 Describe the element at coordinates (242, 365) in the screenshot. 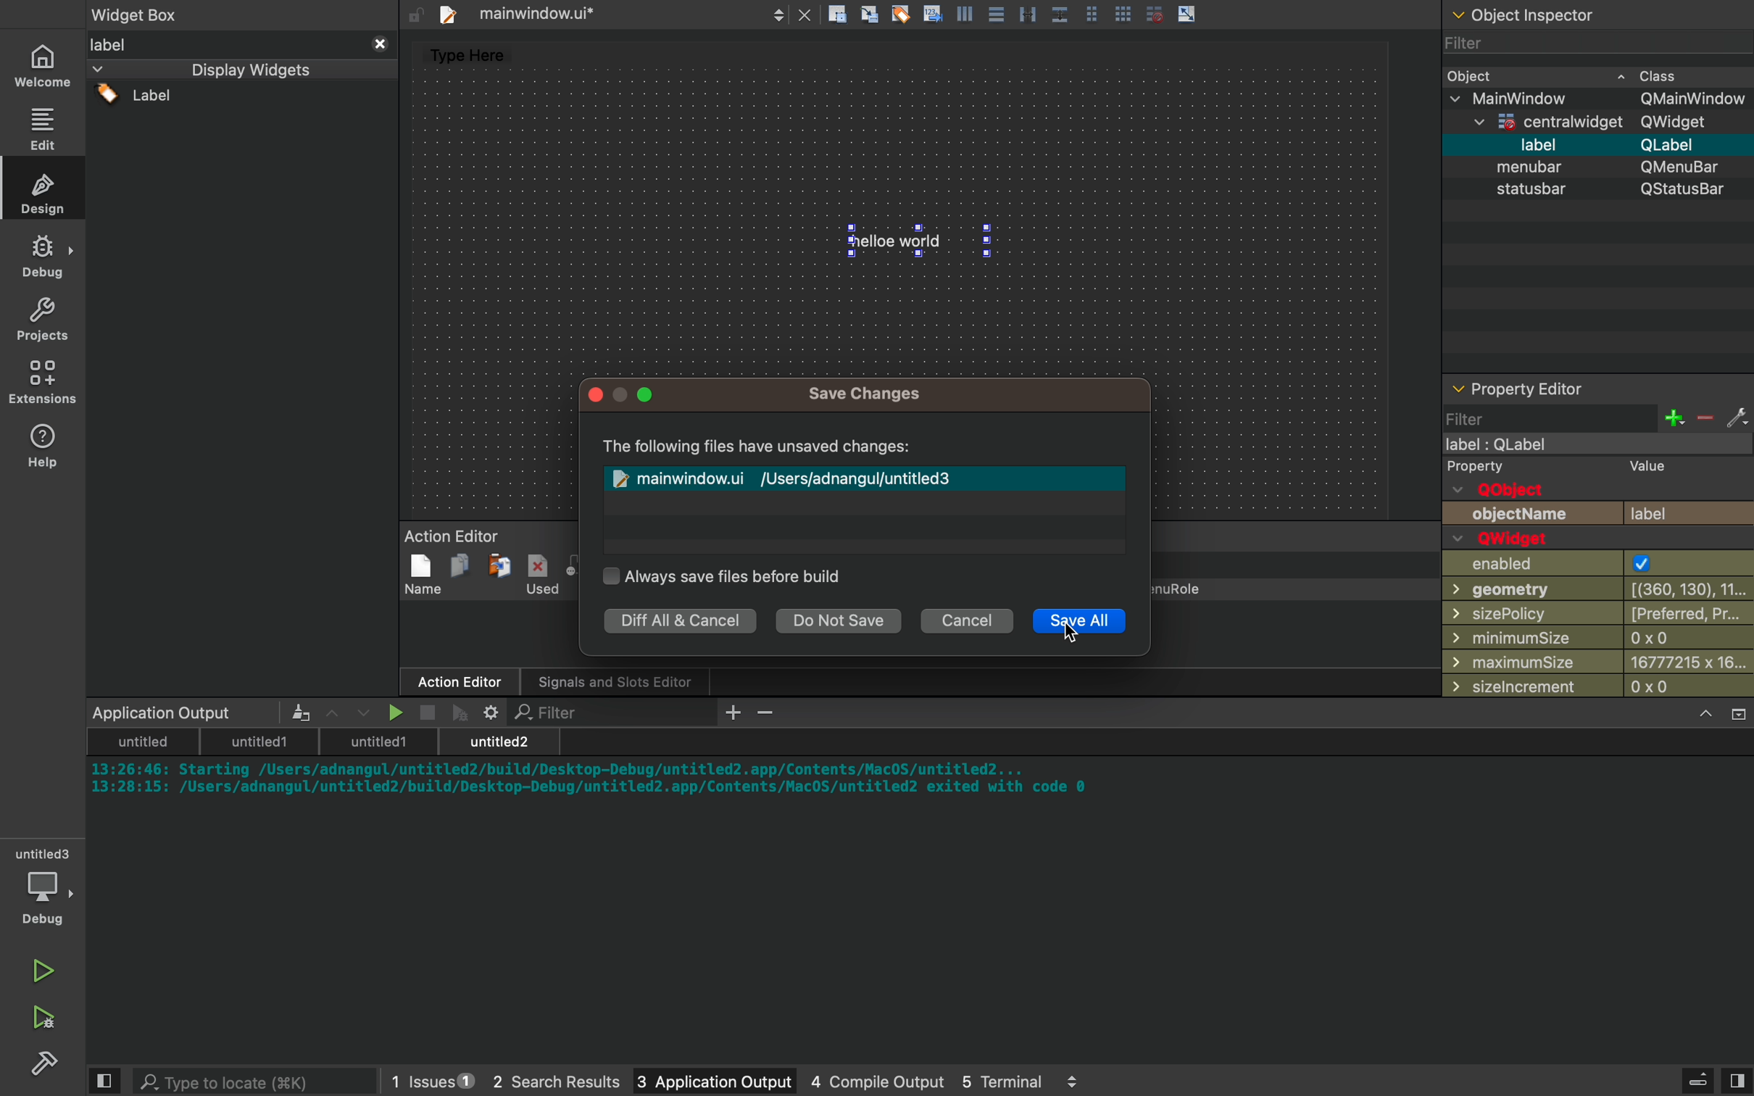

I see `widgets` at that location.